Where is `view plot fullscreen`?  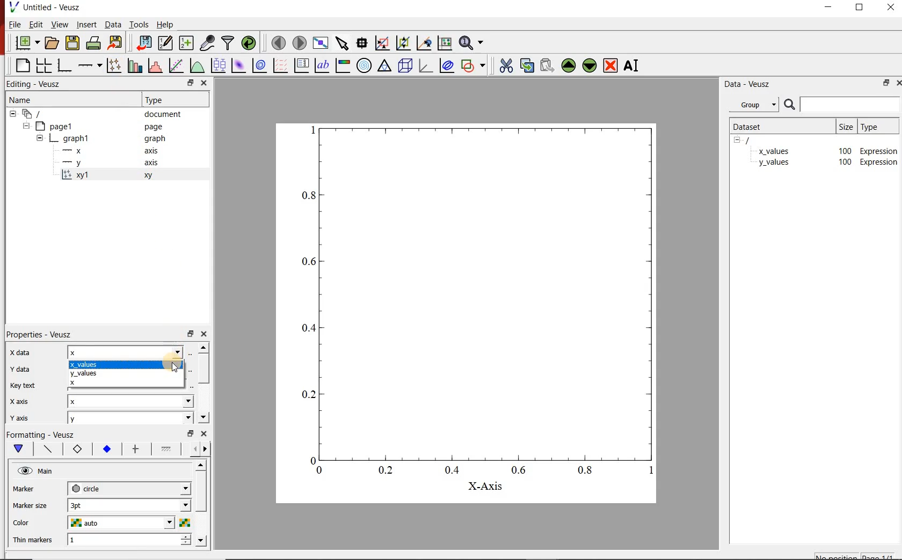 view plot fullscreen is located at coordinates (322, 43).